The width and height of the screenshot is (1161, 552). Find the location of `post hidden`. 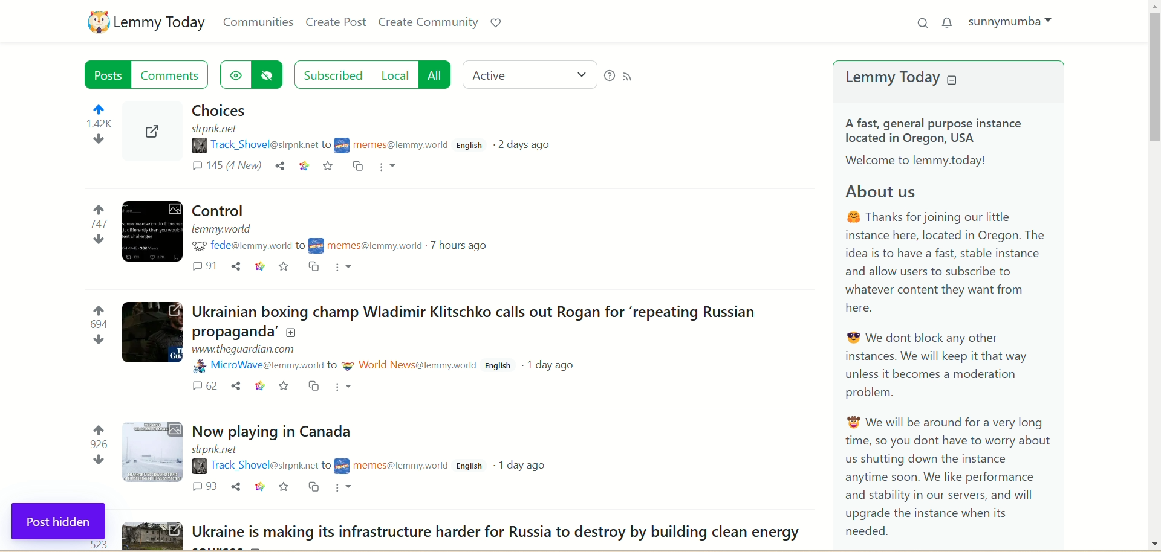

post hidden is located at coordinates (59, 522).